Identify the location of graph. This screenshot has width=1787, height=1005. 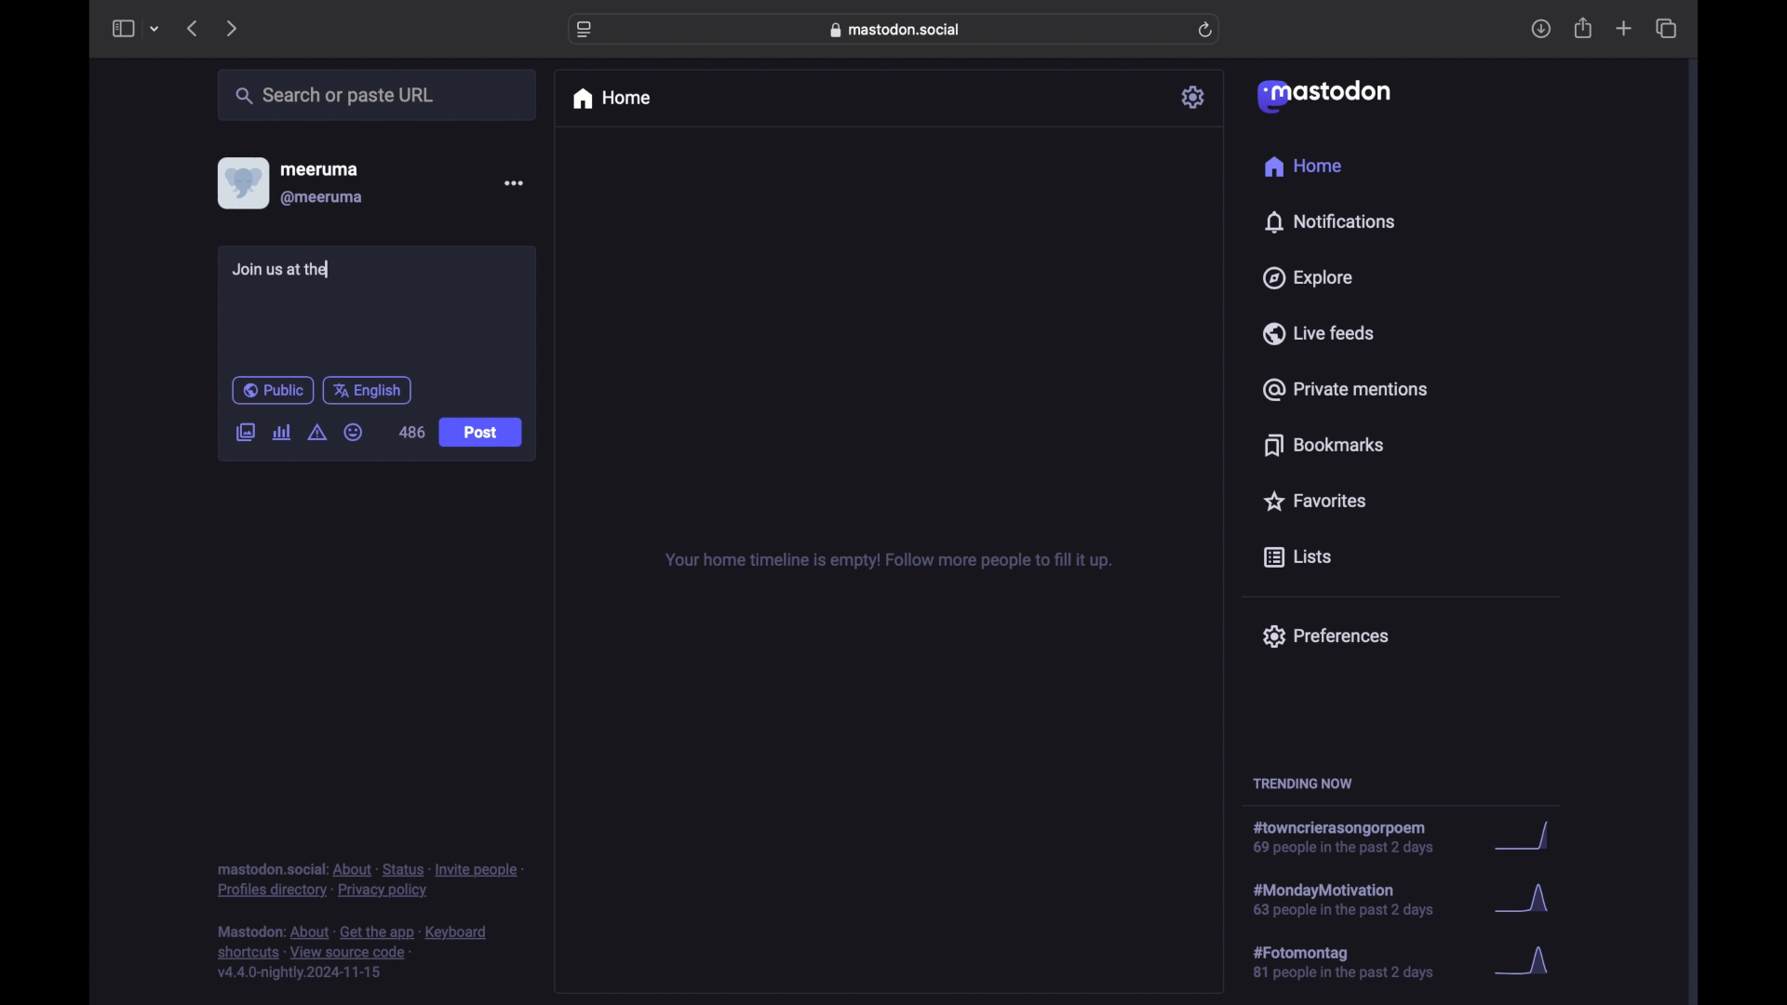
(1527, 837).